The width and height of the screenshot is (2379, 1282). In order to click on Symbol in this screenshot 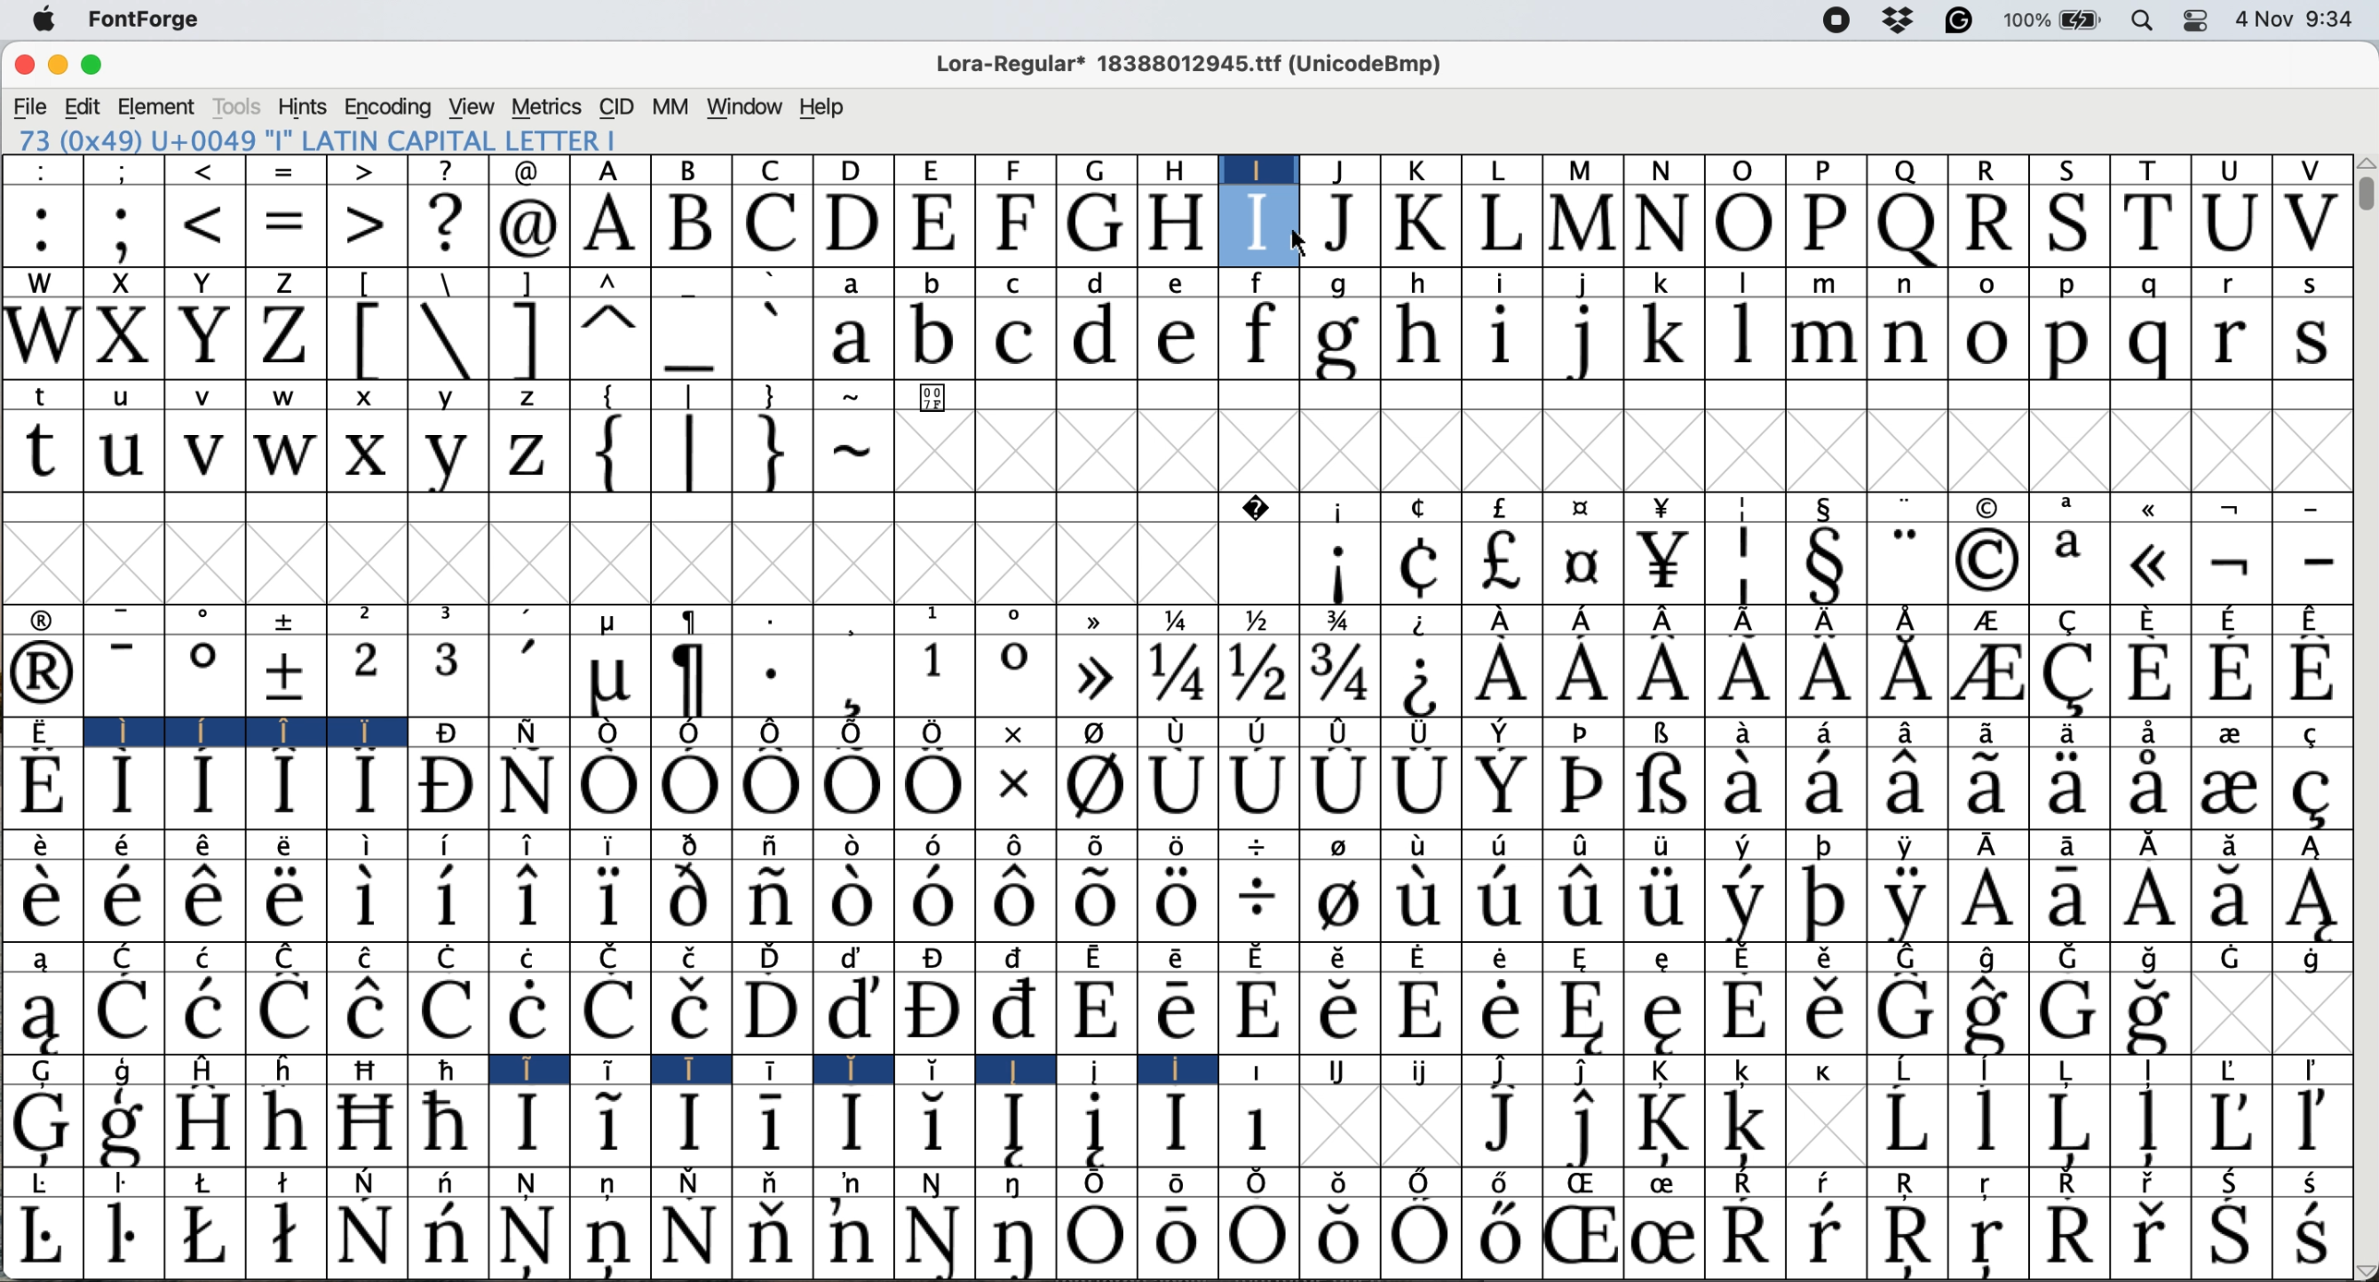, I will do `click(1177, 1182)`.